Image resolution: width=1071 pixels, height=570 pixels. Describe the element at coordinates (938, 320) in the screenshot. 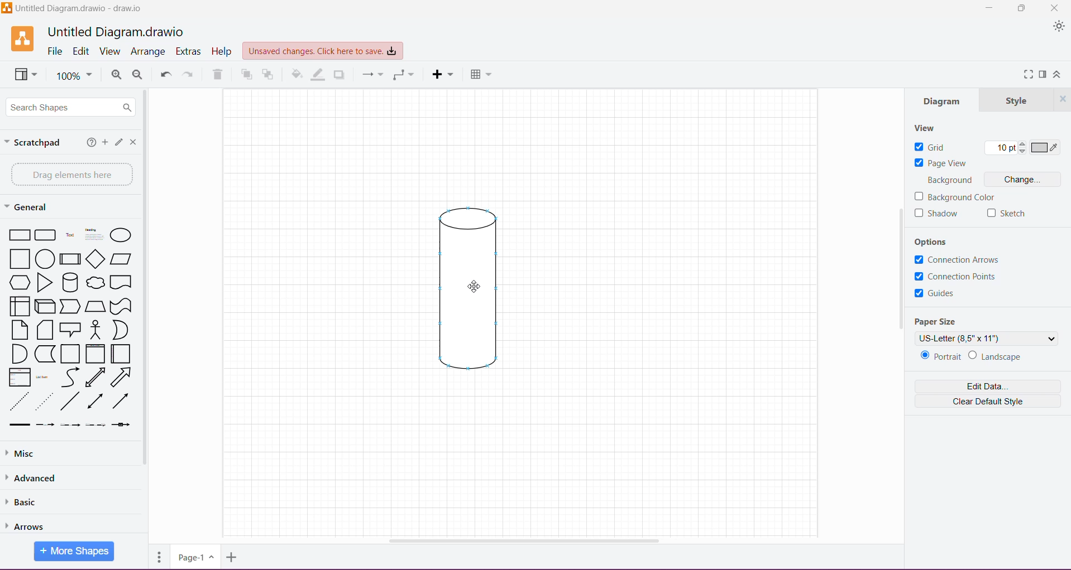

I see `Paper Size` at that location.